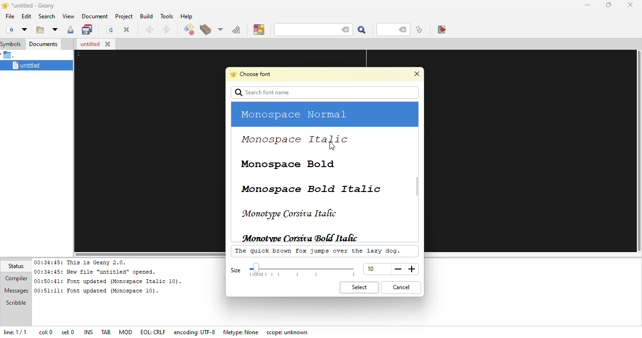  What do you see at coordinates (251, 74) in the screenshot?
I see `choose font` at bounding box center [251, 74].